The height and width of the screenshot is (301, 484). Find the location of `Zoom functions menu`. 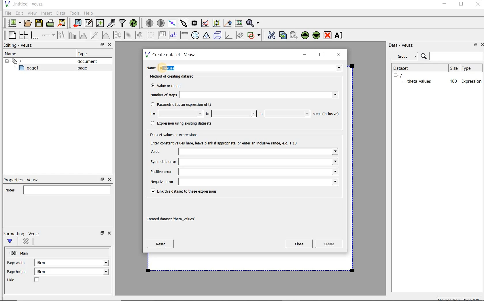

Zoom functions menu is located at coordinates (253, 22).